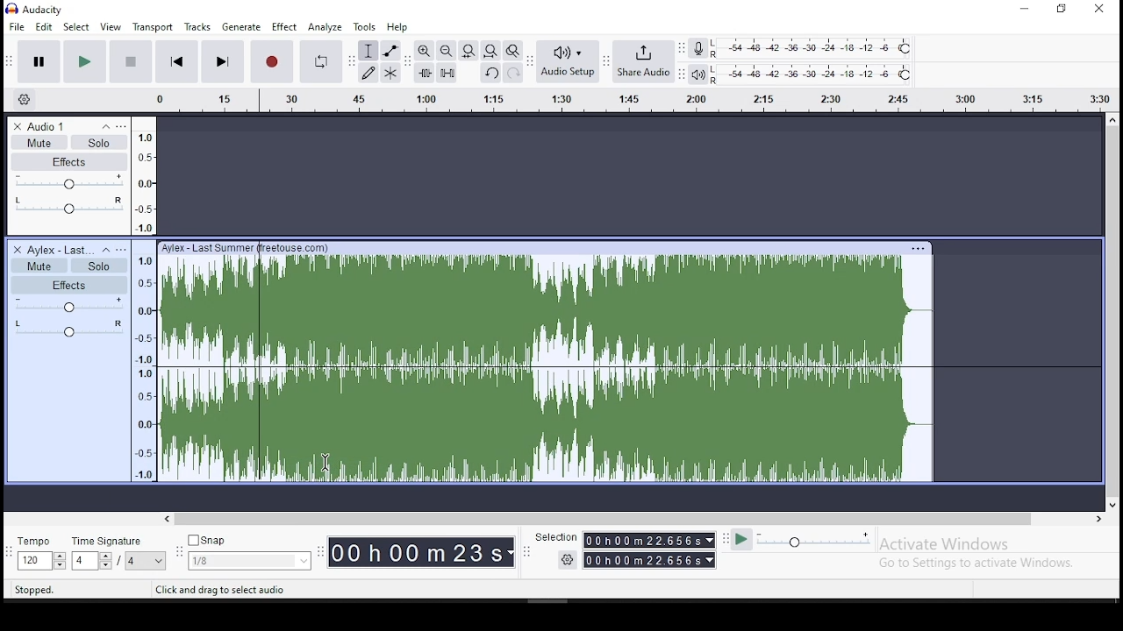 The height and width of the screenshot is (631, 1123). Describe the element at coordinates (28, 100) in the screenshot. I see `timeline options` at that location.